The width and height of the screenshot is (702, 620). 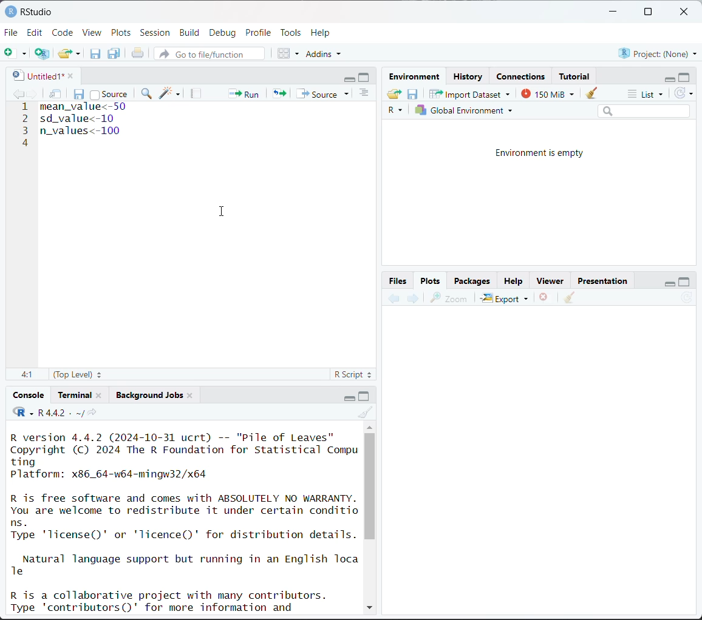 What do you see at coordinates (29, 11) in the screenshot?
I see `RStudio` at bounding box center [29, 11].